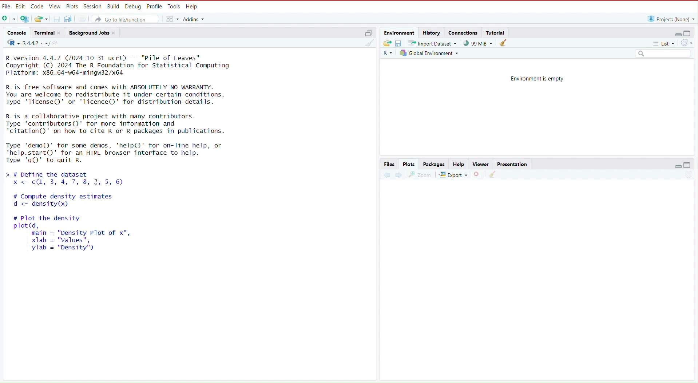 The width and height of the screenshot is (698, 383). Describe the element at coordinates (72, 5) in the screenshot. I see `plots` at that location.